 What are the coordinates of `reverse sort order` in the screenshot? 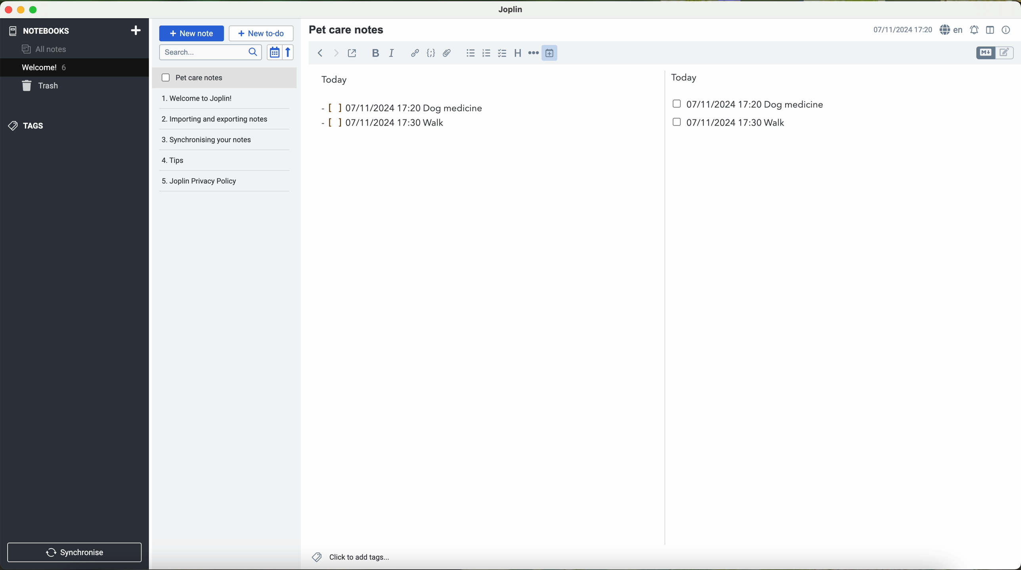 It's located at (291, 53).